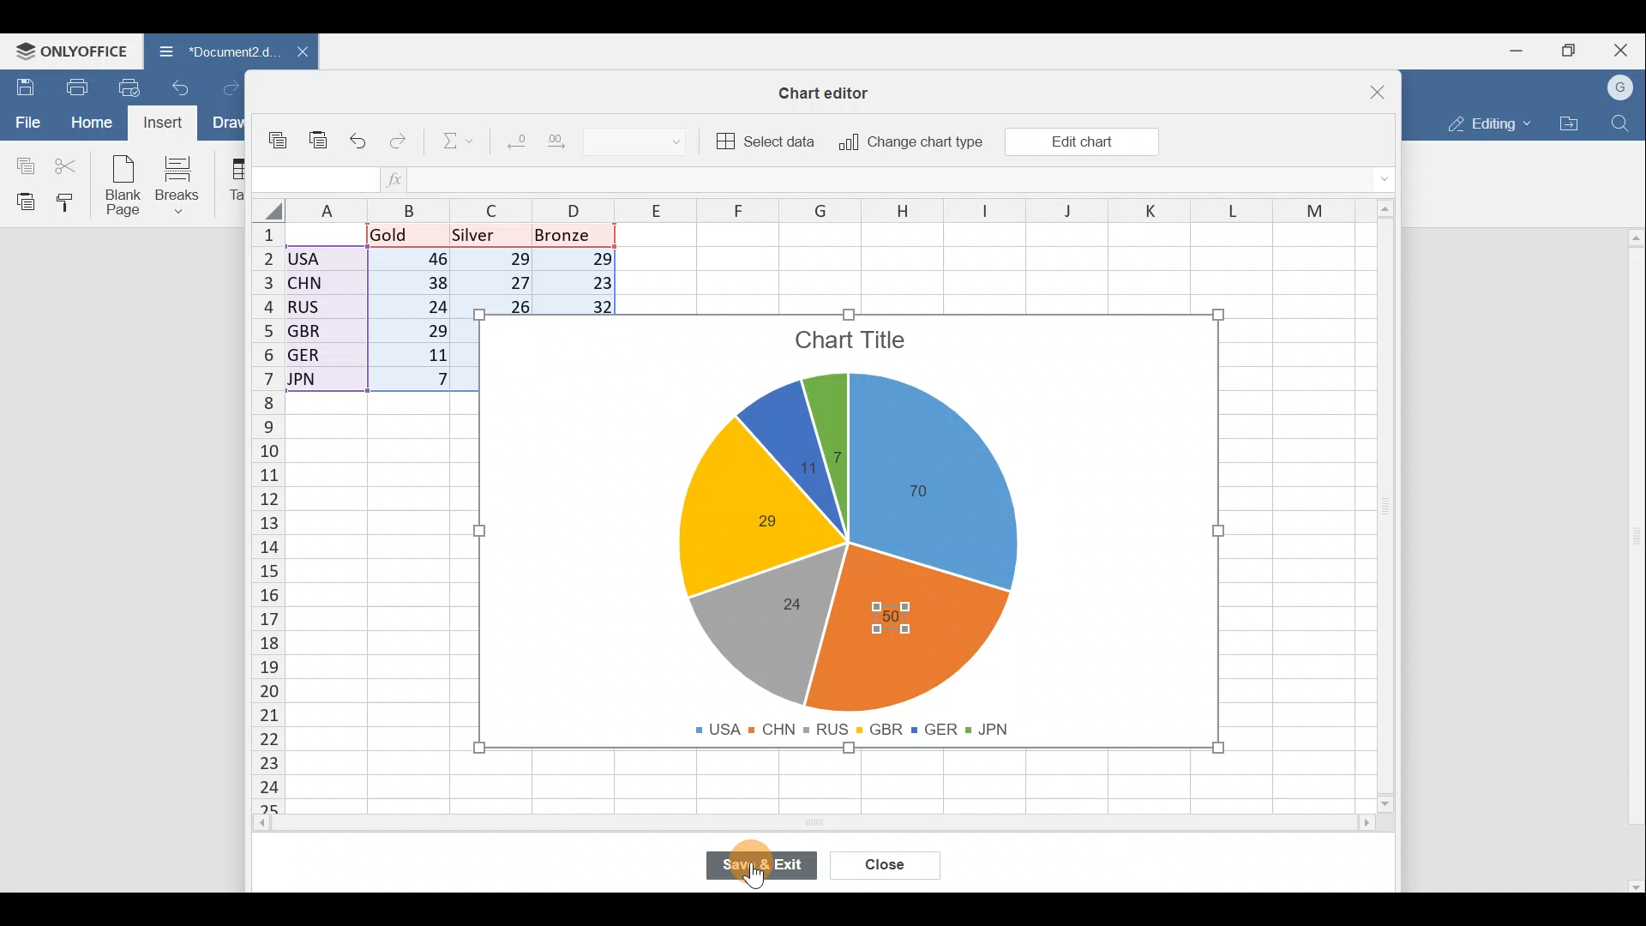 The image size is (1646, 926). What do you see at coordinates (801, 473) in the screenshot?
I see `Chart label` at bounding box center [801, 473].